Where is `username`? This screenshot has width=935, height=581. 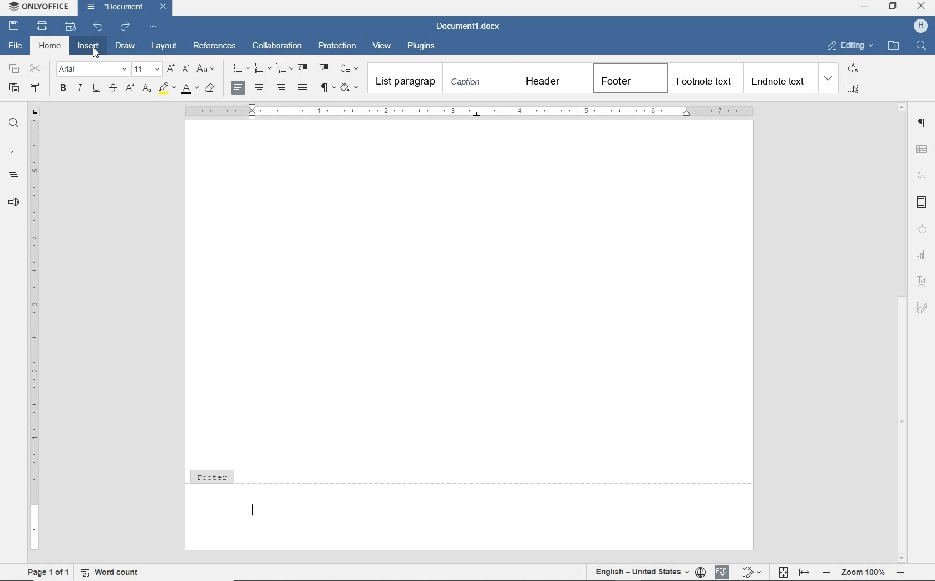 username is located at coordinates (921, 27).